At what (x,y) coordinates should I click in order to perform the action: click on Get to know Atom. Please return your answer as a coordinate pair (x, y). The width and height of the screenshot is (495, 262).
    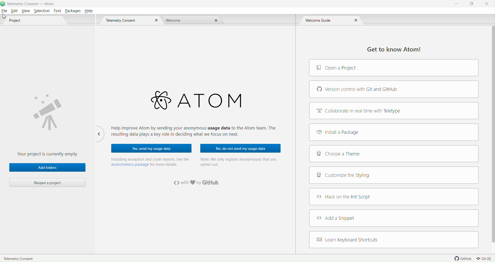
    Looking at the image, I should click on (391, 49).